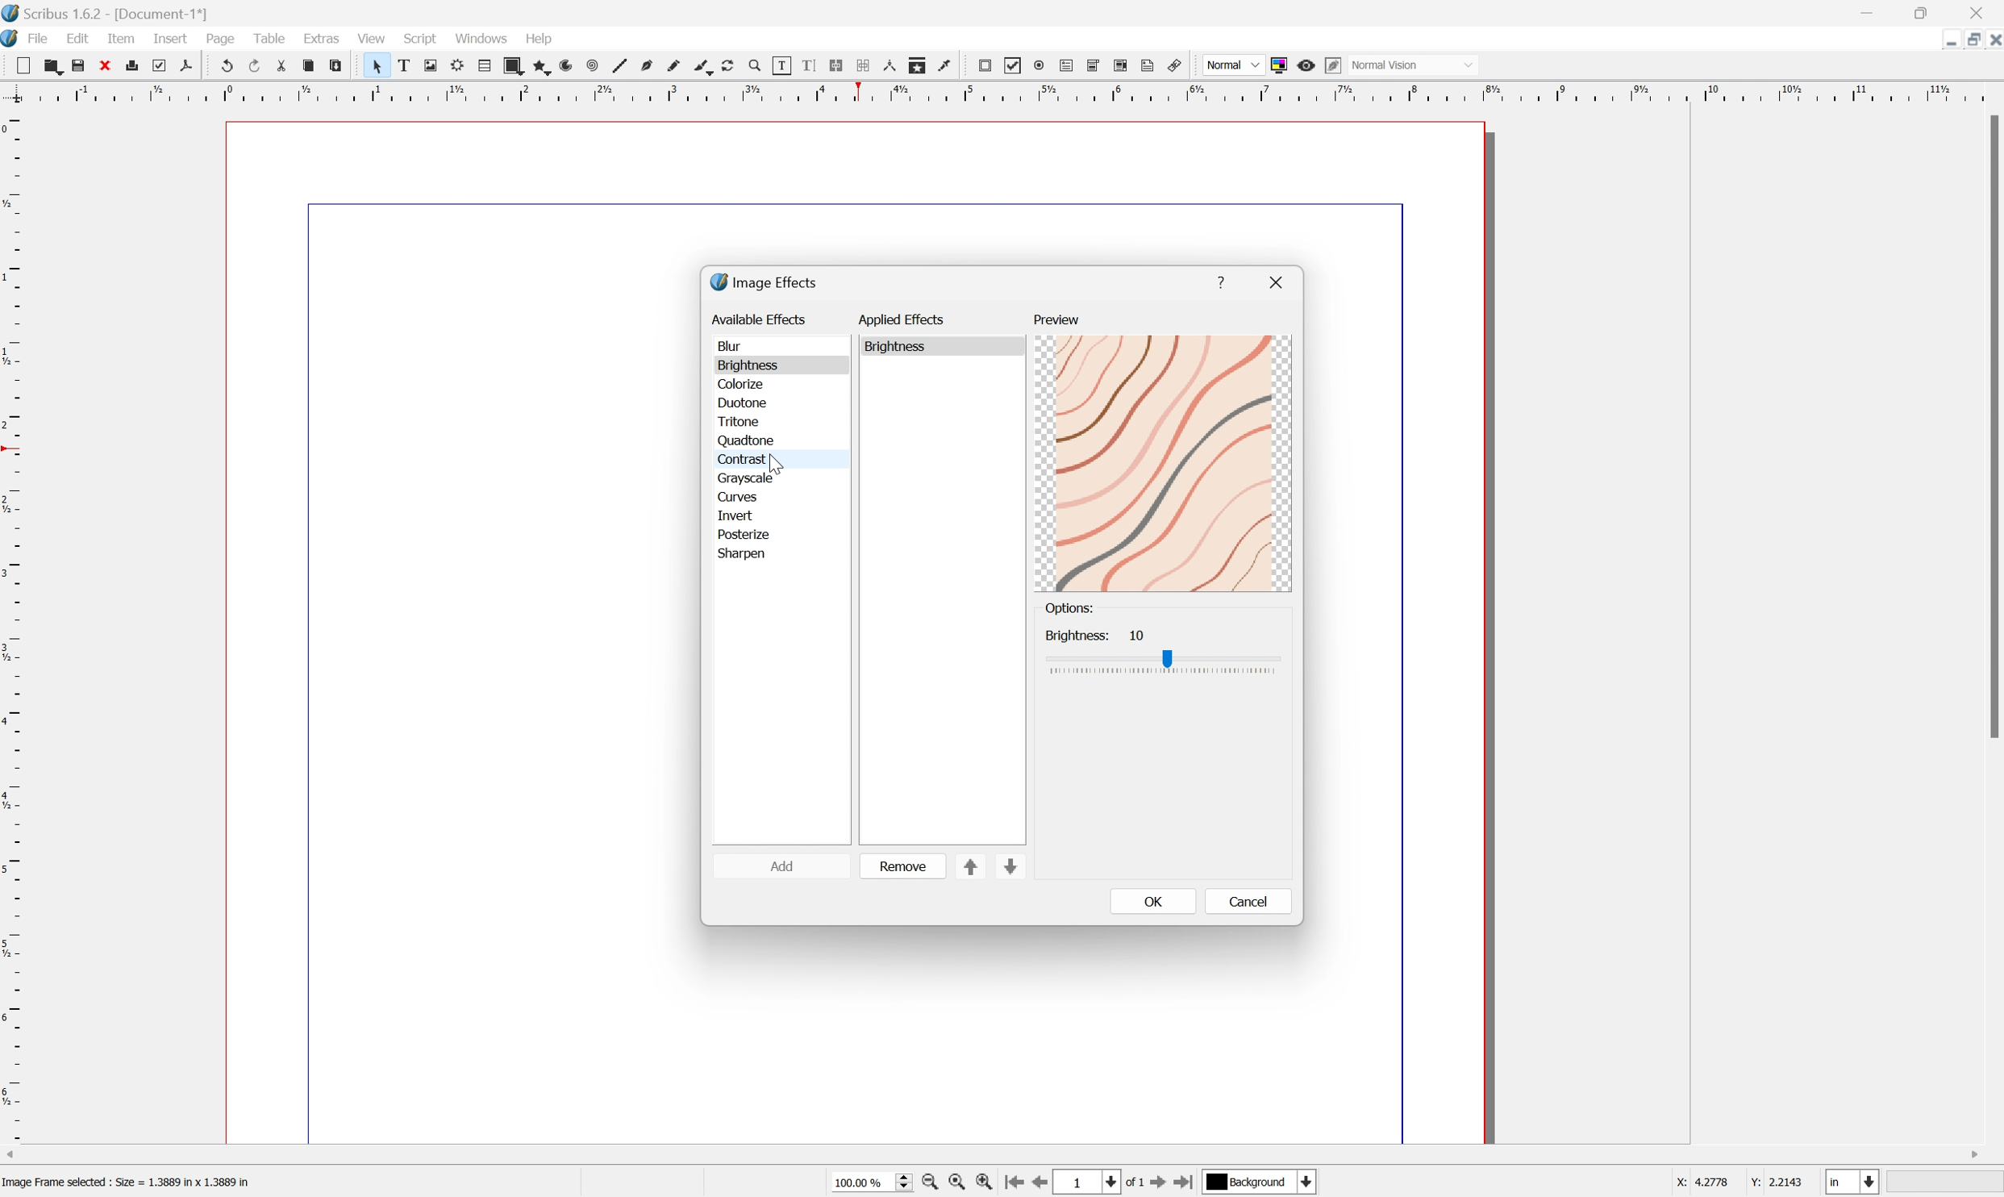 The width and height of the screenshot is (2004, 1197). What do you see at coordinates (651, 63) in the screenshot?
I see `Bezier curve` at bounding box center [651, 63].